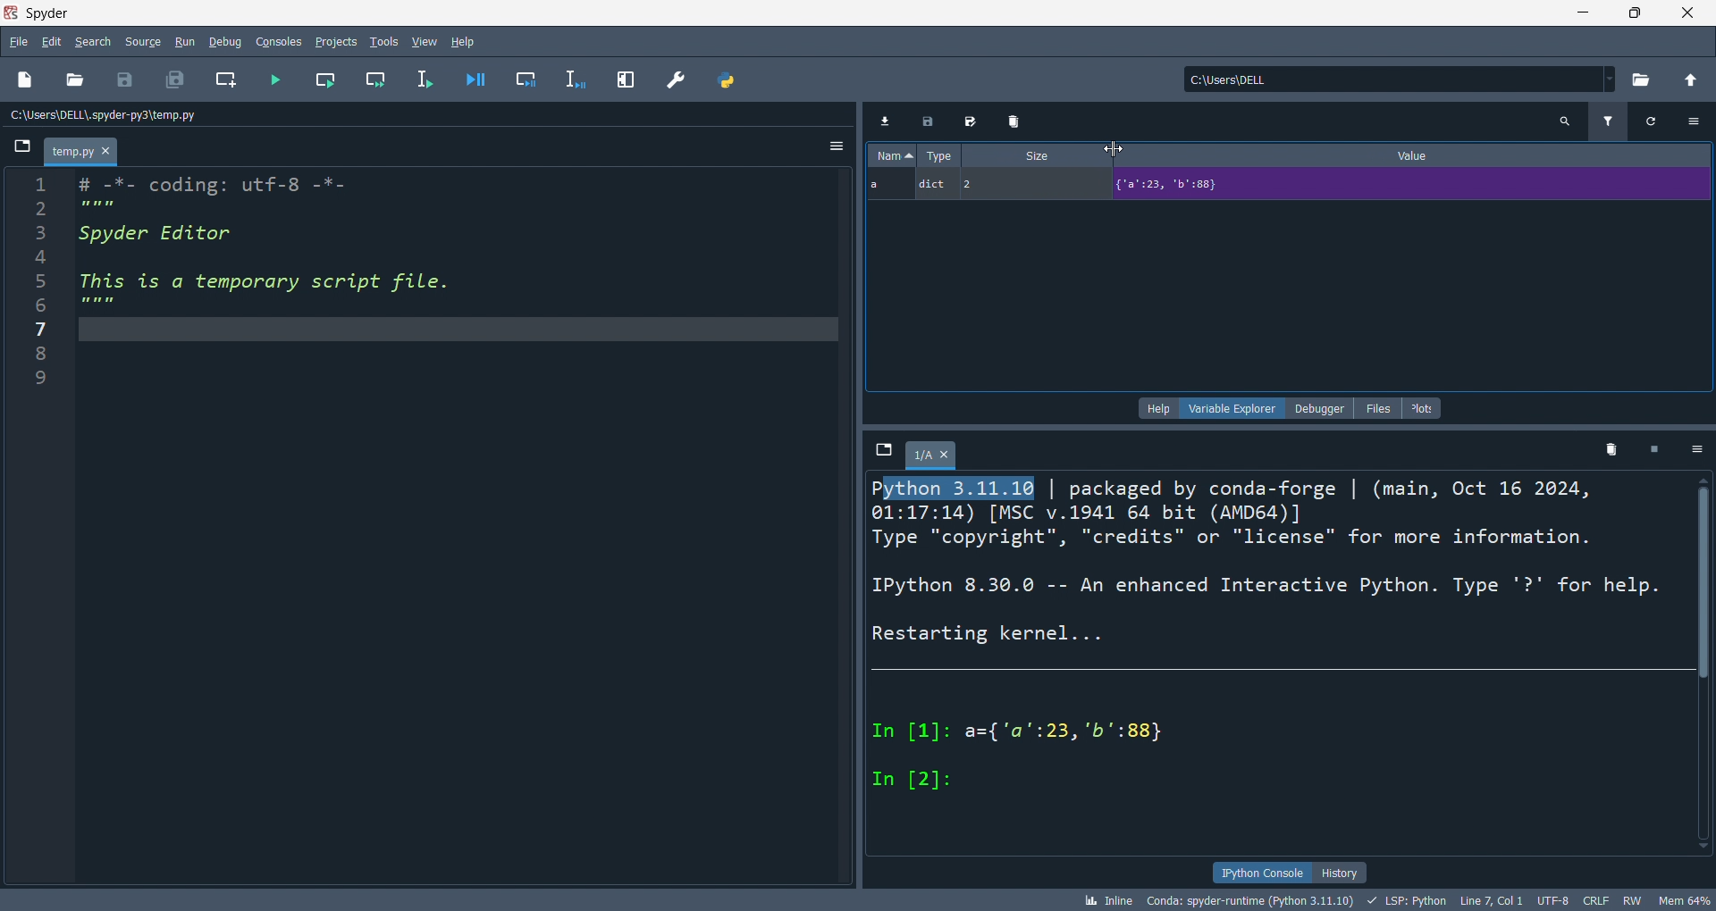 This screenshot has width=1716, height=911. Describe the element at coordinates (429, 80) in the screenshot. I see `run line` at that location.